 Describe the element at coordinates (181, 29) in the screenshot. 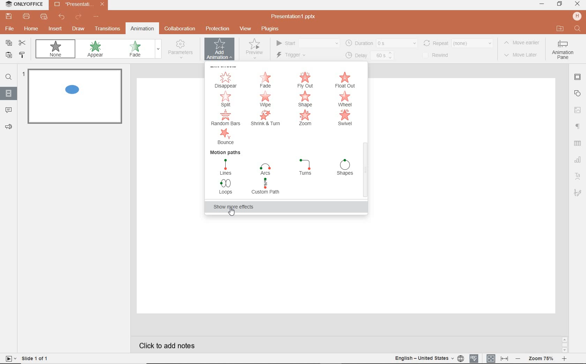

I see `collaboration` at that location.